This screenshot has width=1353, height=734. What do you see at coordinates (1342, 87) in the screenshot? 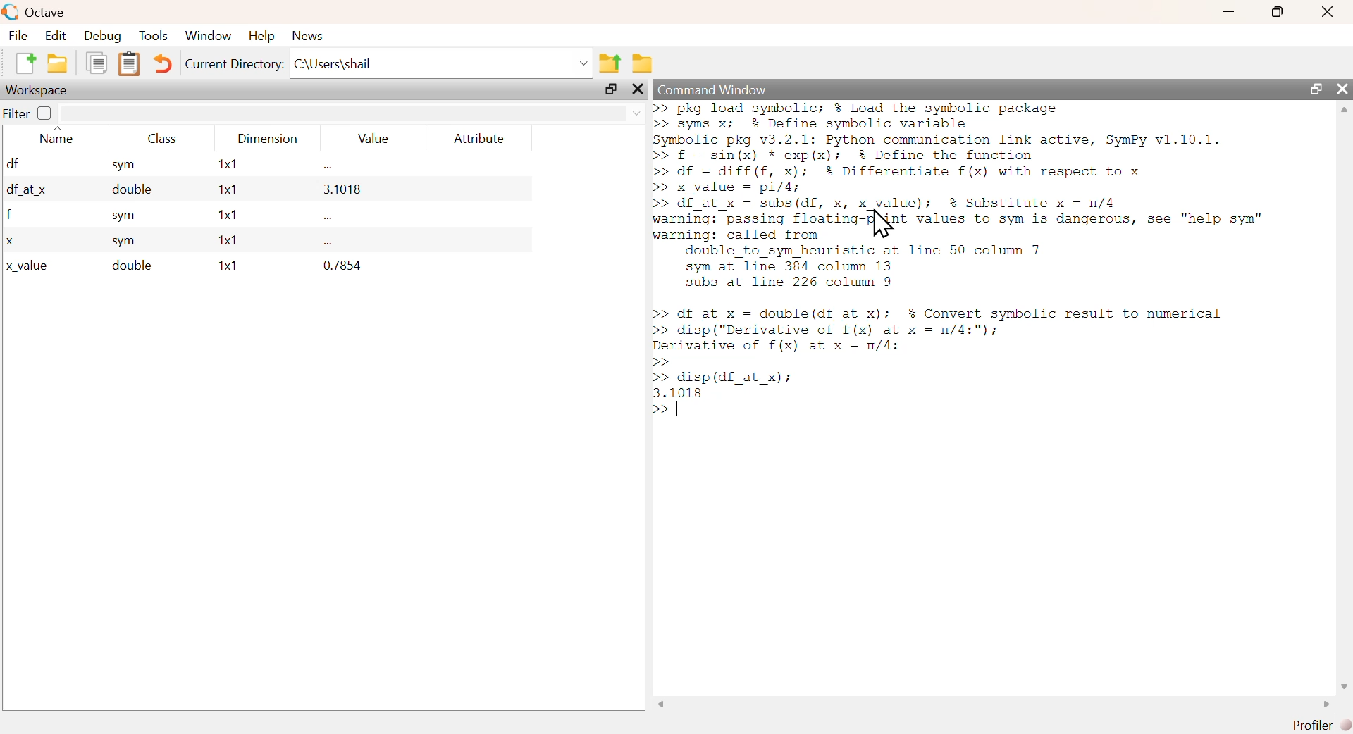
I see `close` at bounding box center [1342, 87].